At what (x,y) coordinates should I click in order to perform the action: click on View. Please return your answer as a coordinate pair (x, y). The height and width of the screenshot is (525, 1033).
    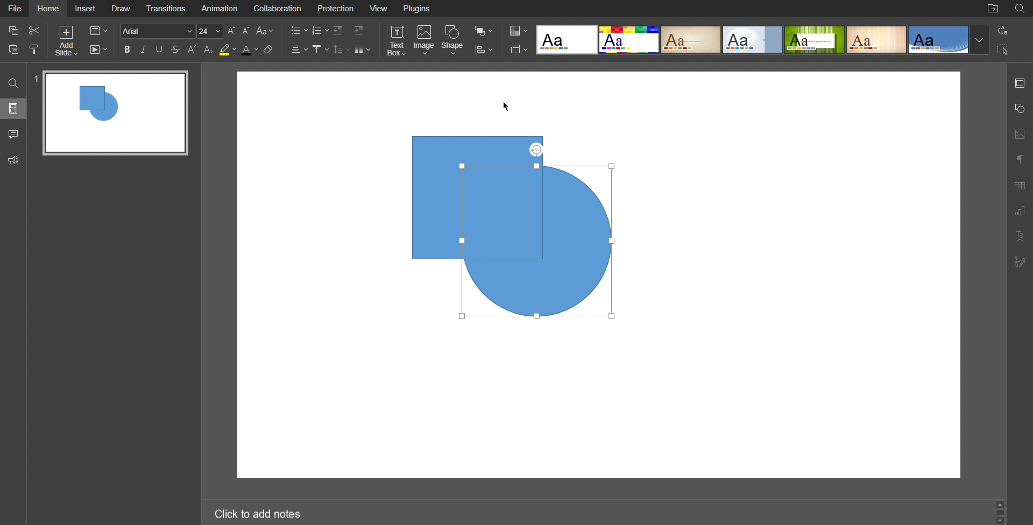
    Looking at the image, I should click on (378, 9).